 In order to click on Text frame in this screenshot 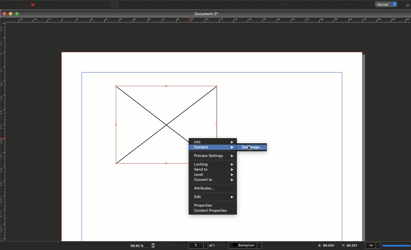, I will do `click(124, 6)`.